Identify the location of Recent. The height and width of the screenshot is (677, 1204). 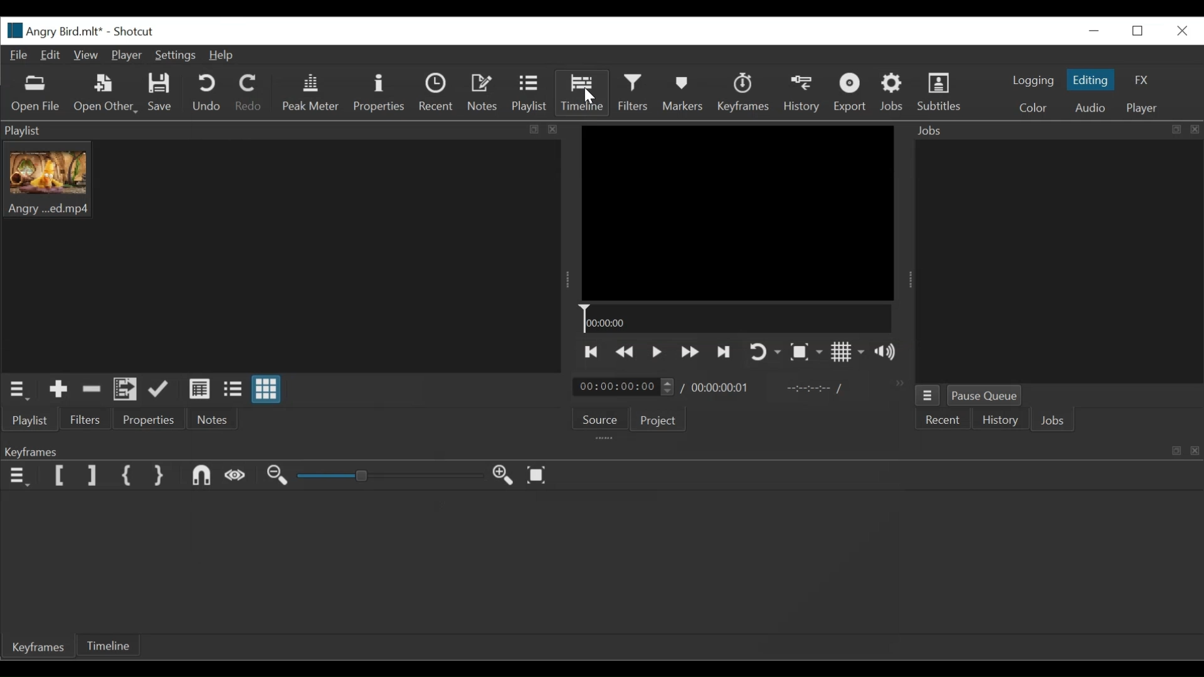
(435, 93).